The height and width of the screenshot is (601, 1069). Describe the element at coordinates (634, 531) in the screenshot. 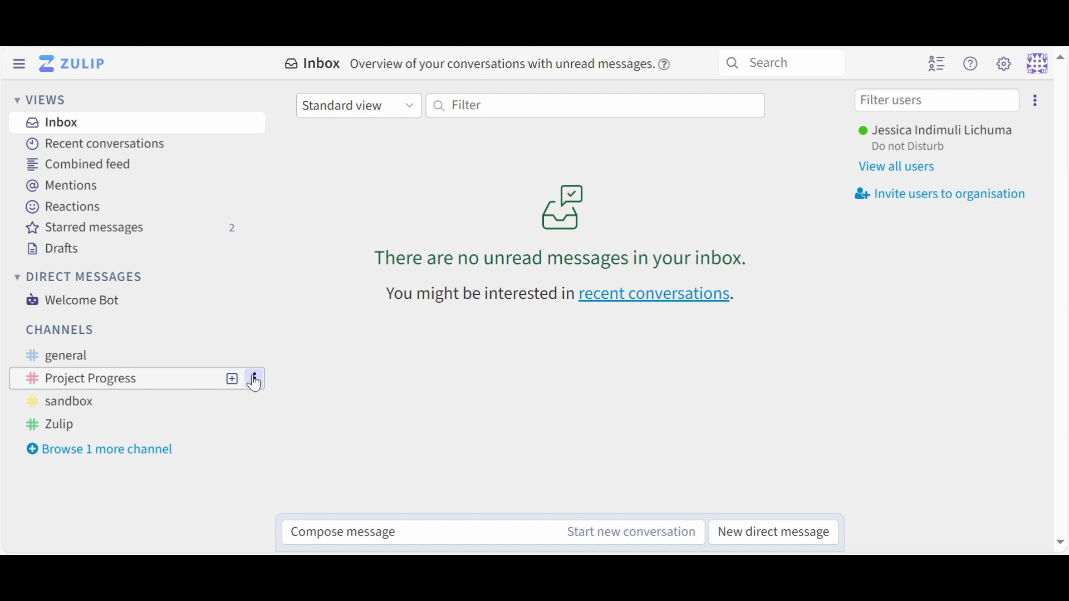

I see `Start new conversation` at that location.